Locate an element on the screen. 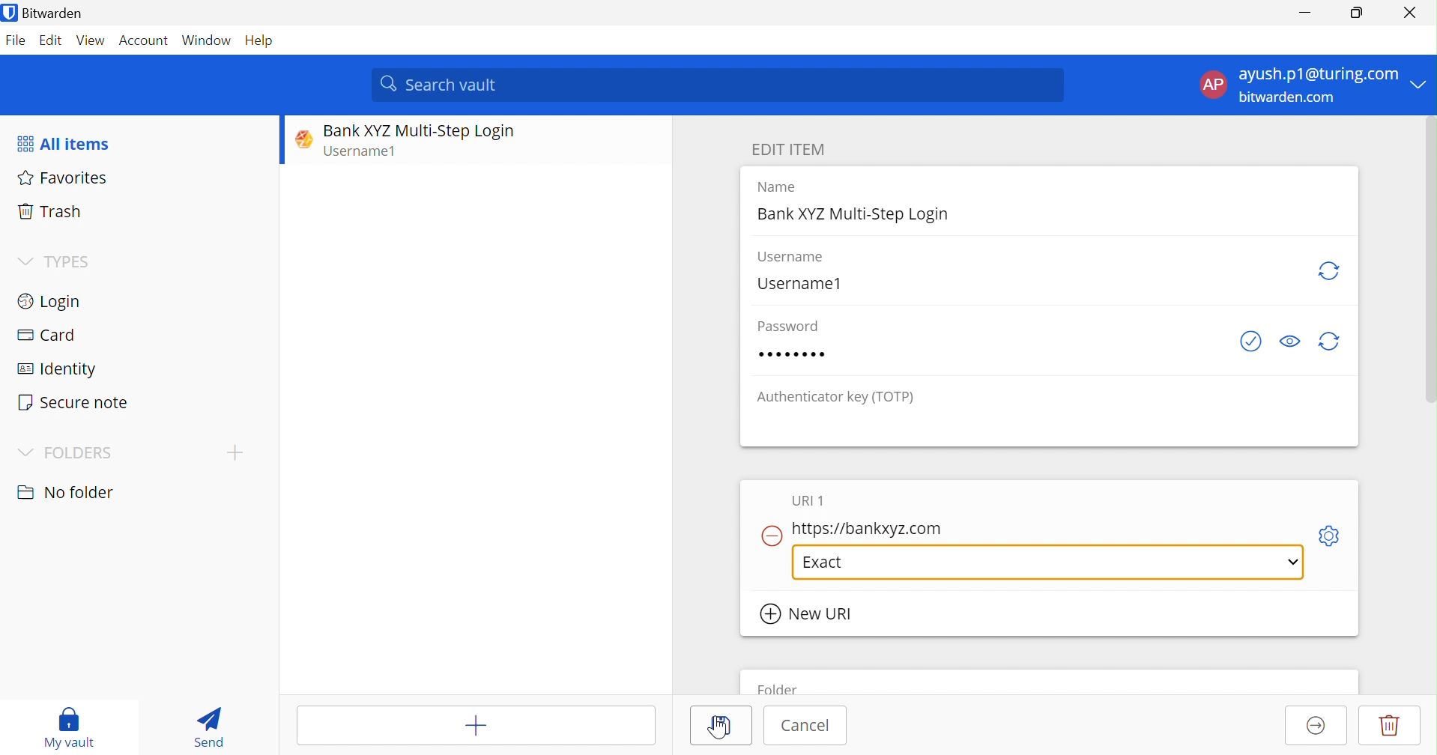  scroll bar is located at coordinates (1427, 275).